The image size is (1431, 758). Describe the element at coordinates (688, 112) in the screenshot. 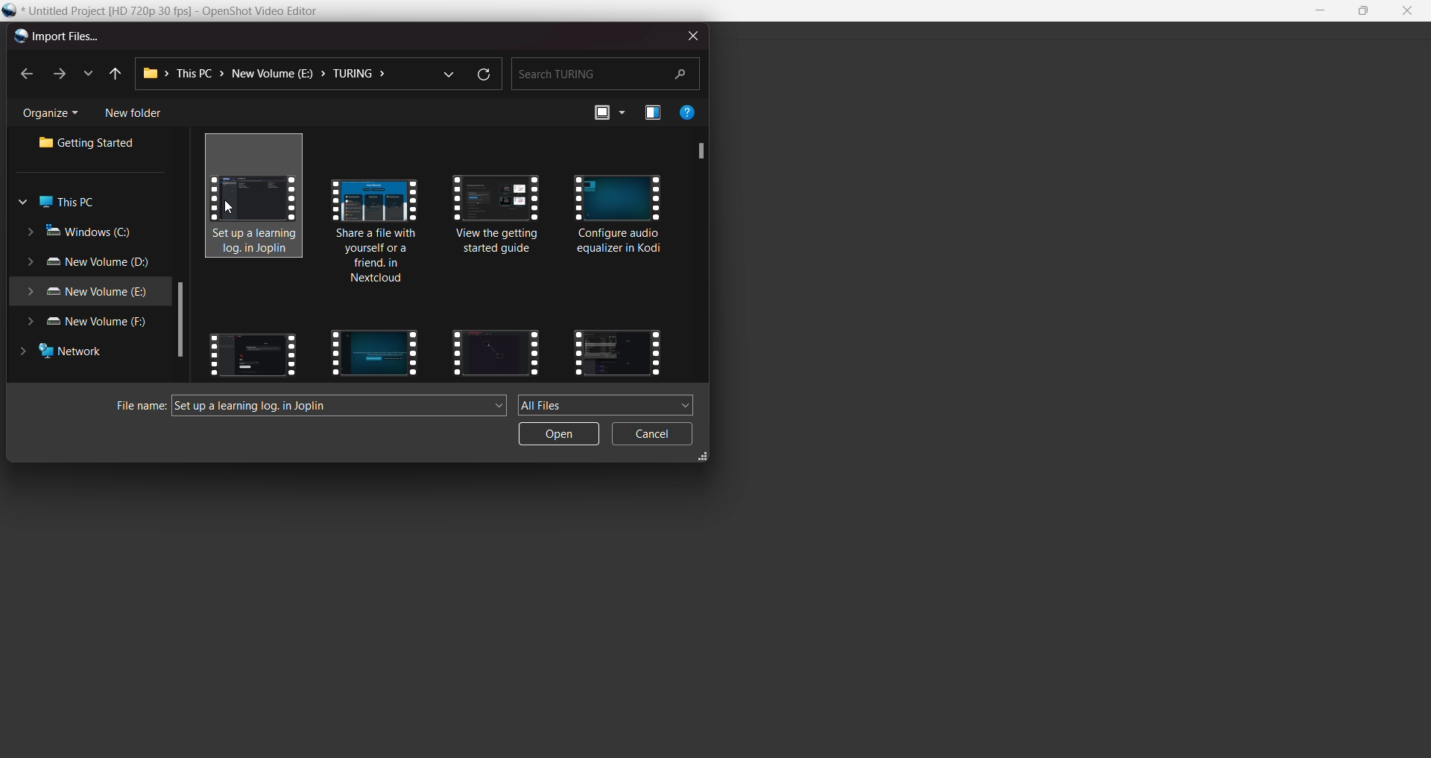

I see `help` at that location.